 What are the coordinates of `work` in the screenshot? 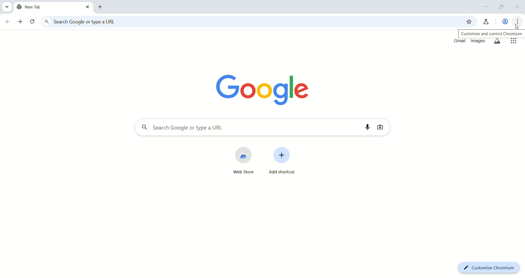 It's located at (506, 22).